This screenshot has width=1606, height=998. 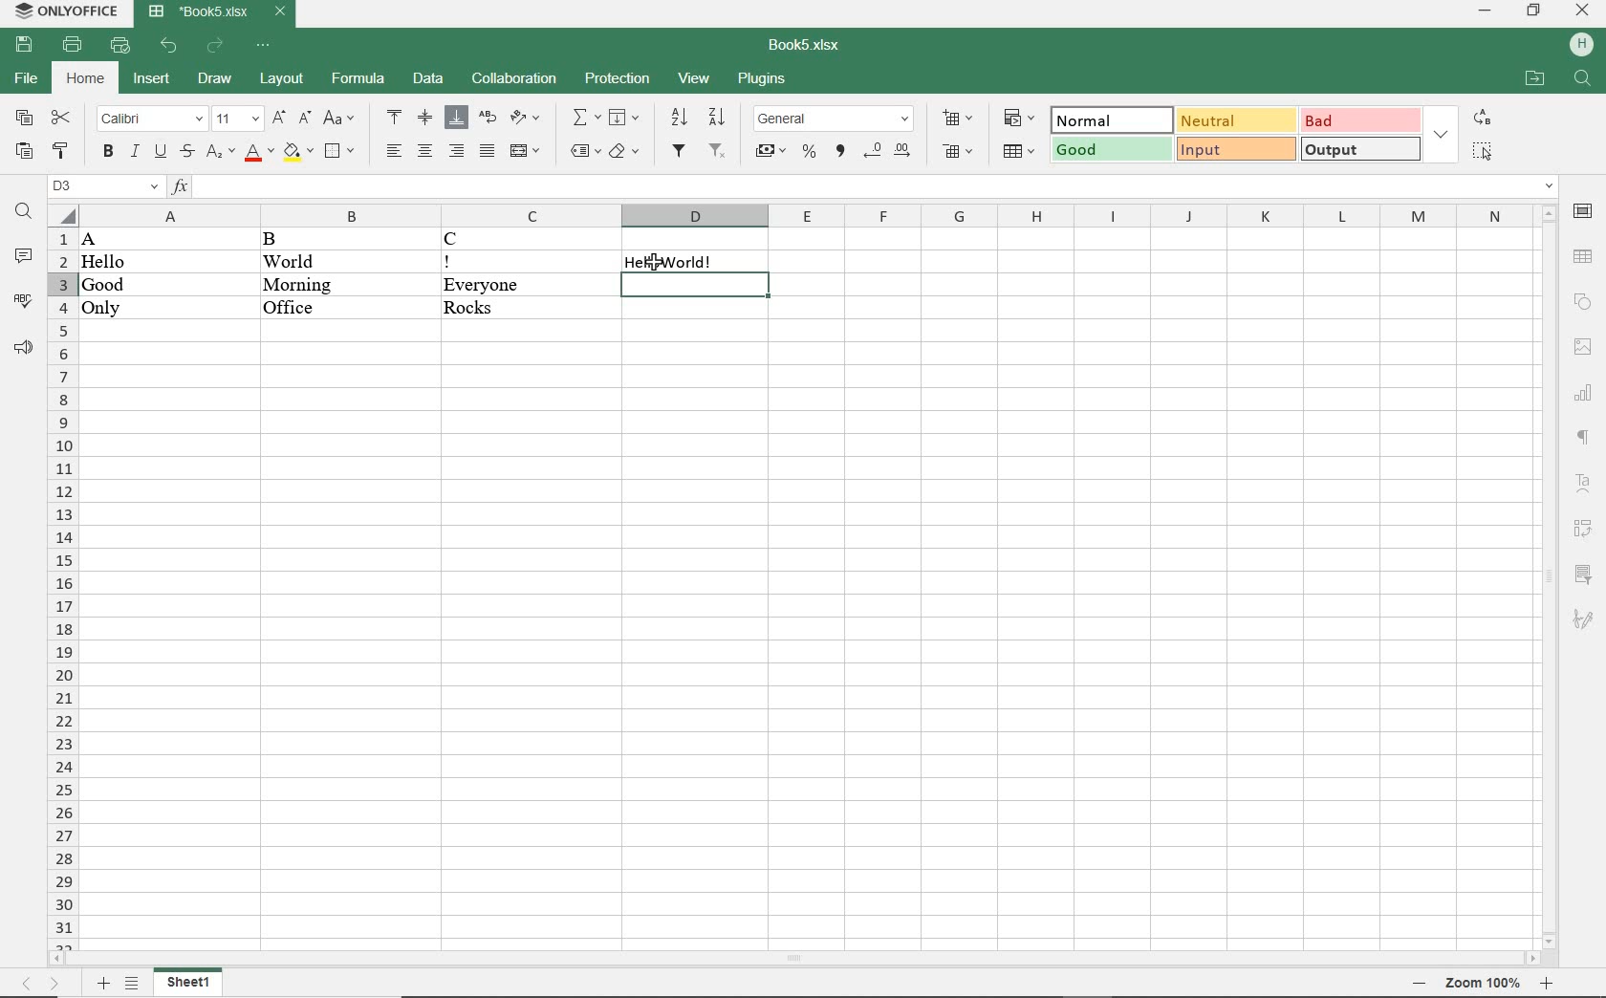 I want to click on BAD, so click(x=1360, y=121).